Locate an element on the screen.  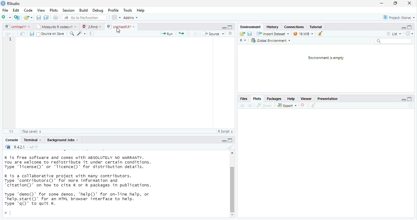
close is located at coordinates (304, 106).